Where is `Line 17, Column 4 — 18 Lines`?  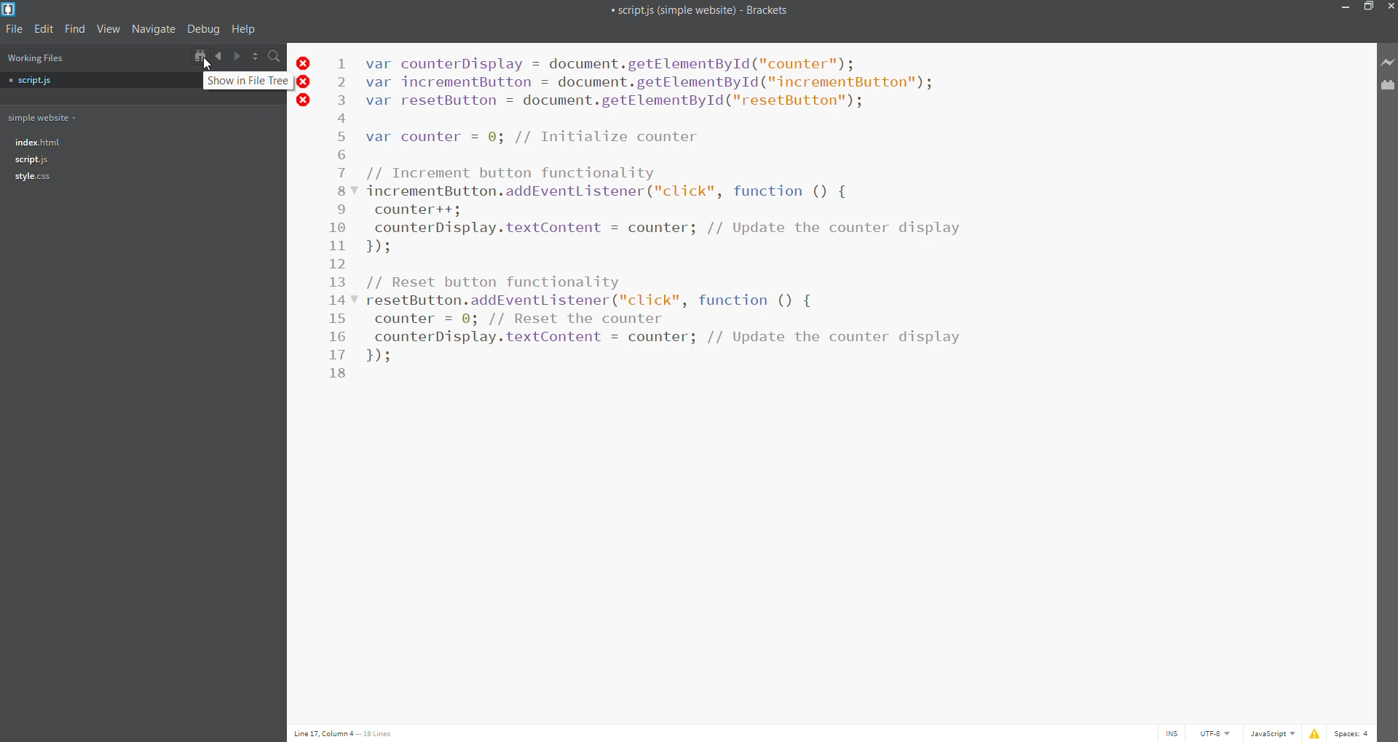 Line 17, Column 4 — 18 Lines is located at coordinates (345, 733).